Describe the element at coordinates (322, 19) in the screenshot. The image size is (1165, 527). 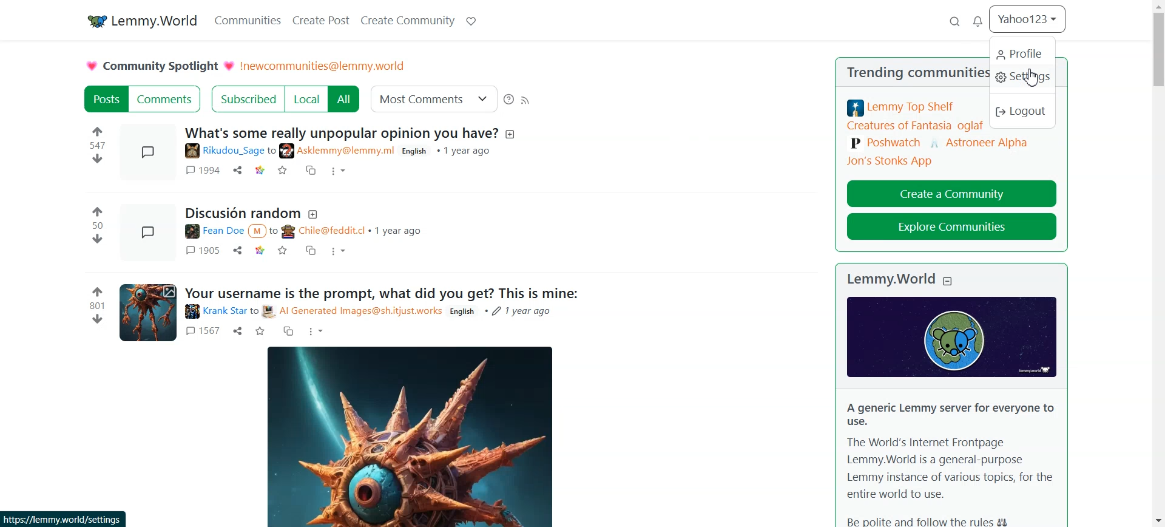
I see `Create Post` at that location.